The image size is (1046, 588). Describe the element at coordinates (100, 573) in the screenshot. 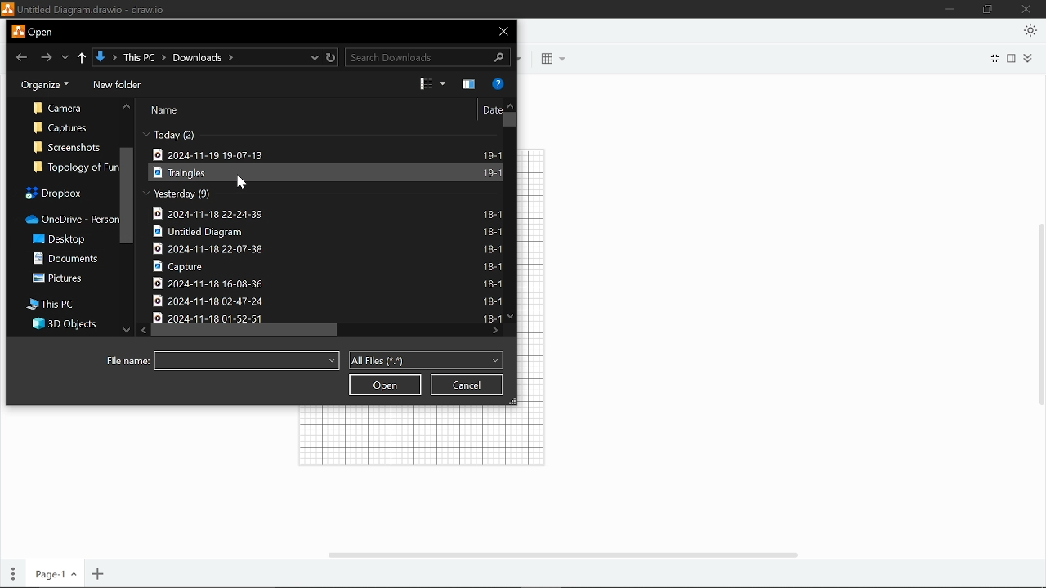

I see `Add page` at that location.